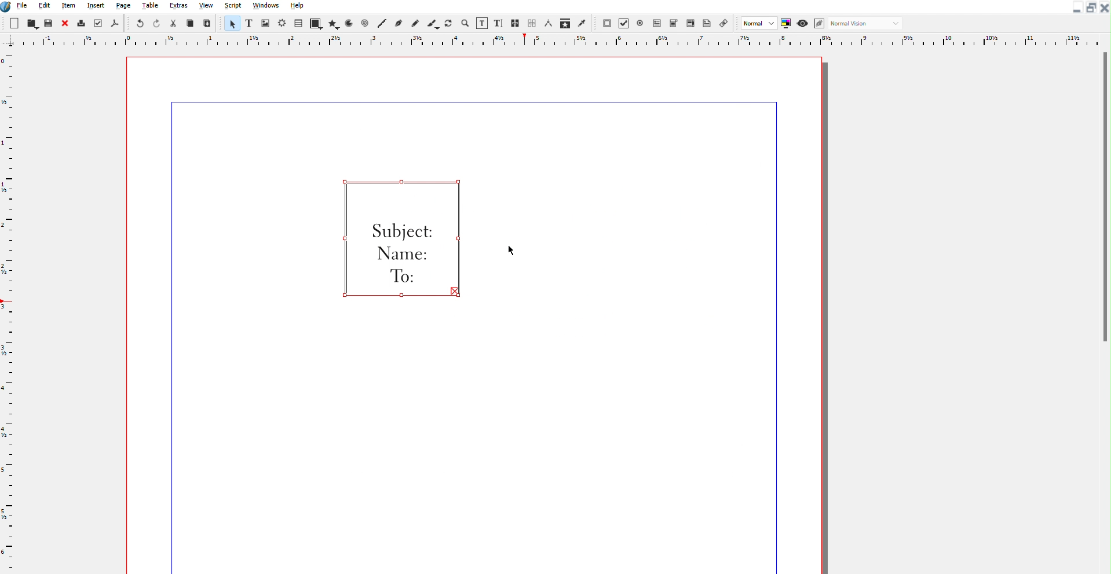 This screenshot has width=1111, height=574. I want to click on Windows, so click(266, 6).